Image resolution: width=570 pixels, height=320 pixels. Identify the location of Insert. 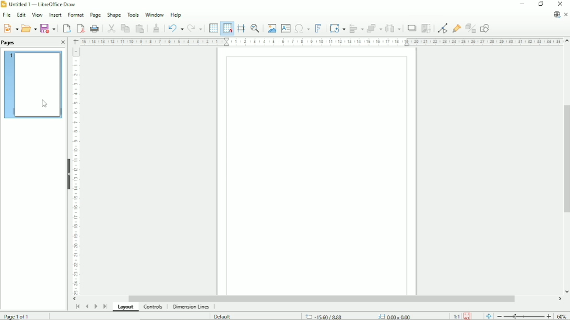
(54, 15).